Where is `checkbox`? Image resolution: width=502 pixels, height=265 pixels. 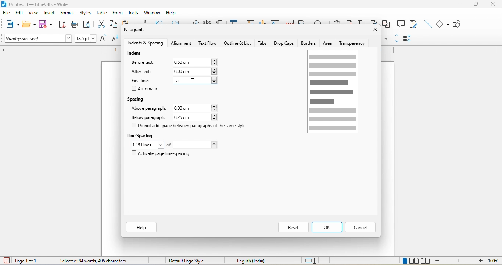 checkbox is located at coordinates (133, 125).